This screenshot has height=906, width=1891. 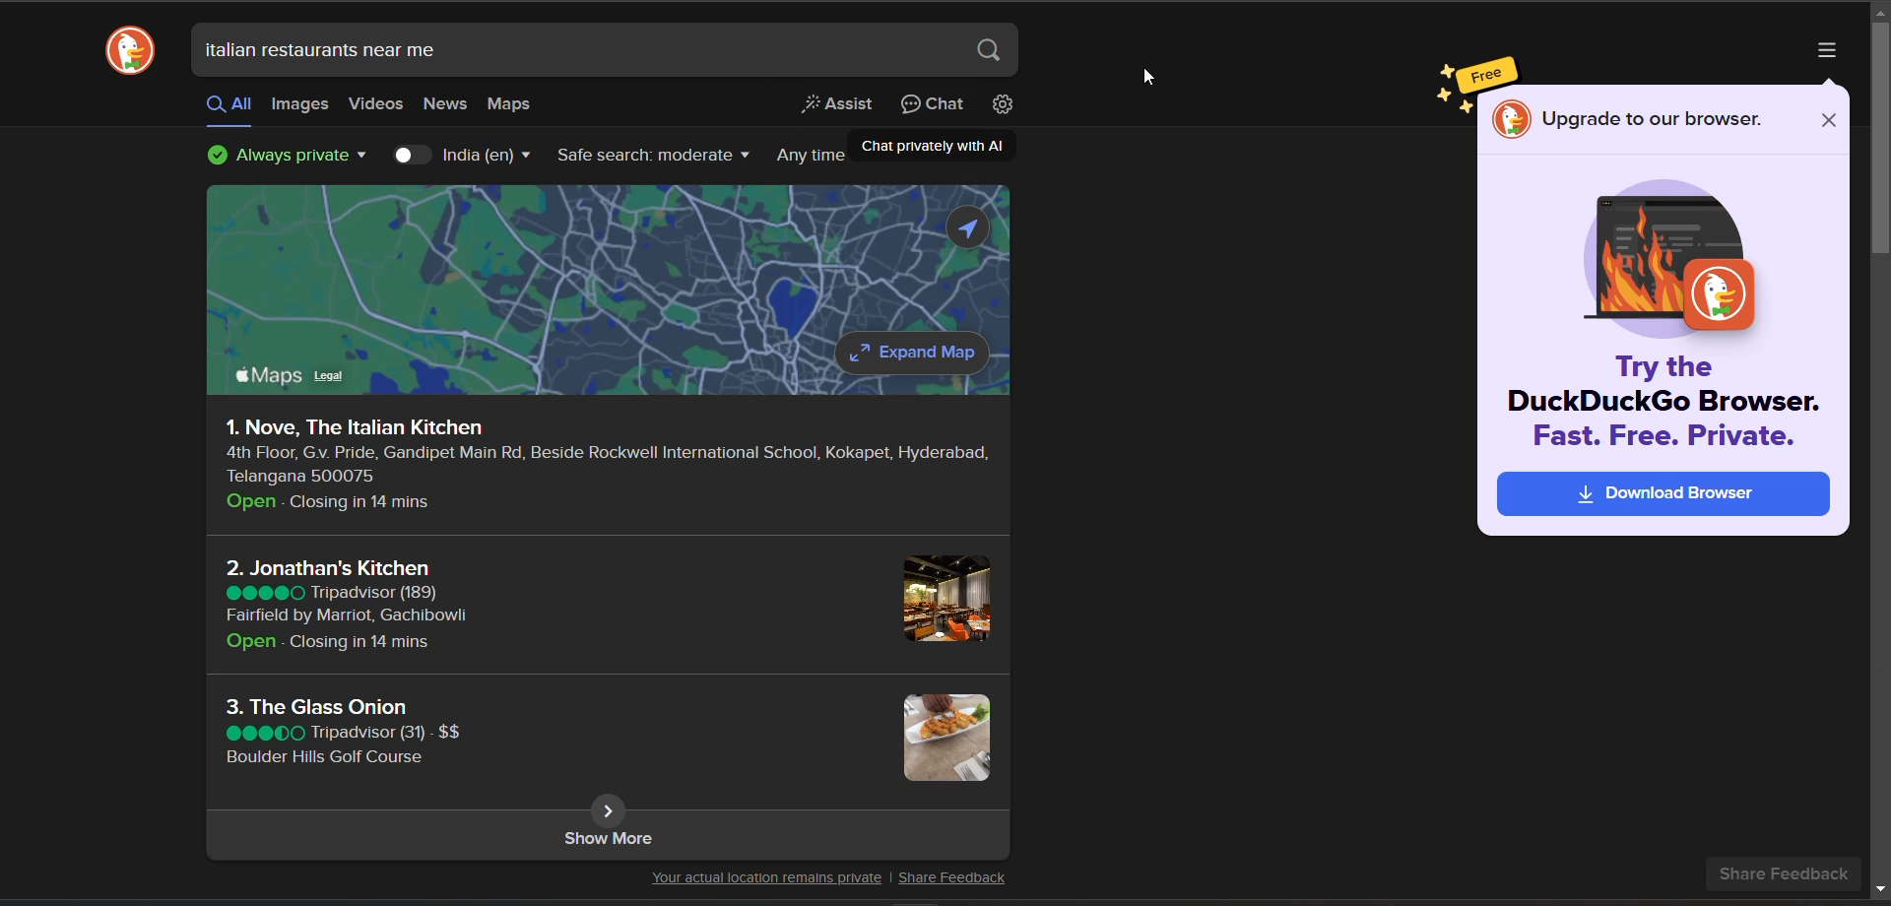 What do you see at coordinates (300, 103) in the screenshot?
I see `Search images` at bounding box center [300, 103].